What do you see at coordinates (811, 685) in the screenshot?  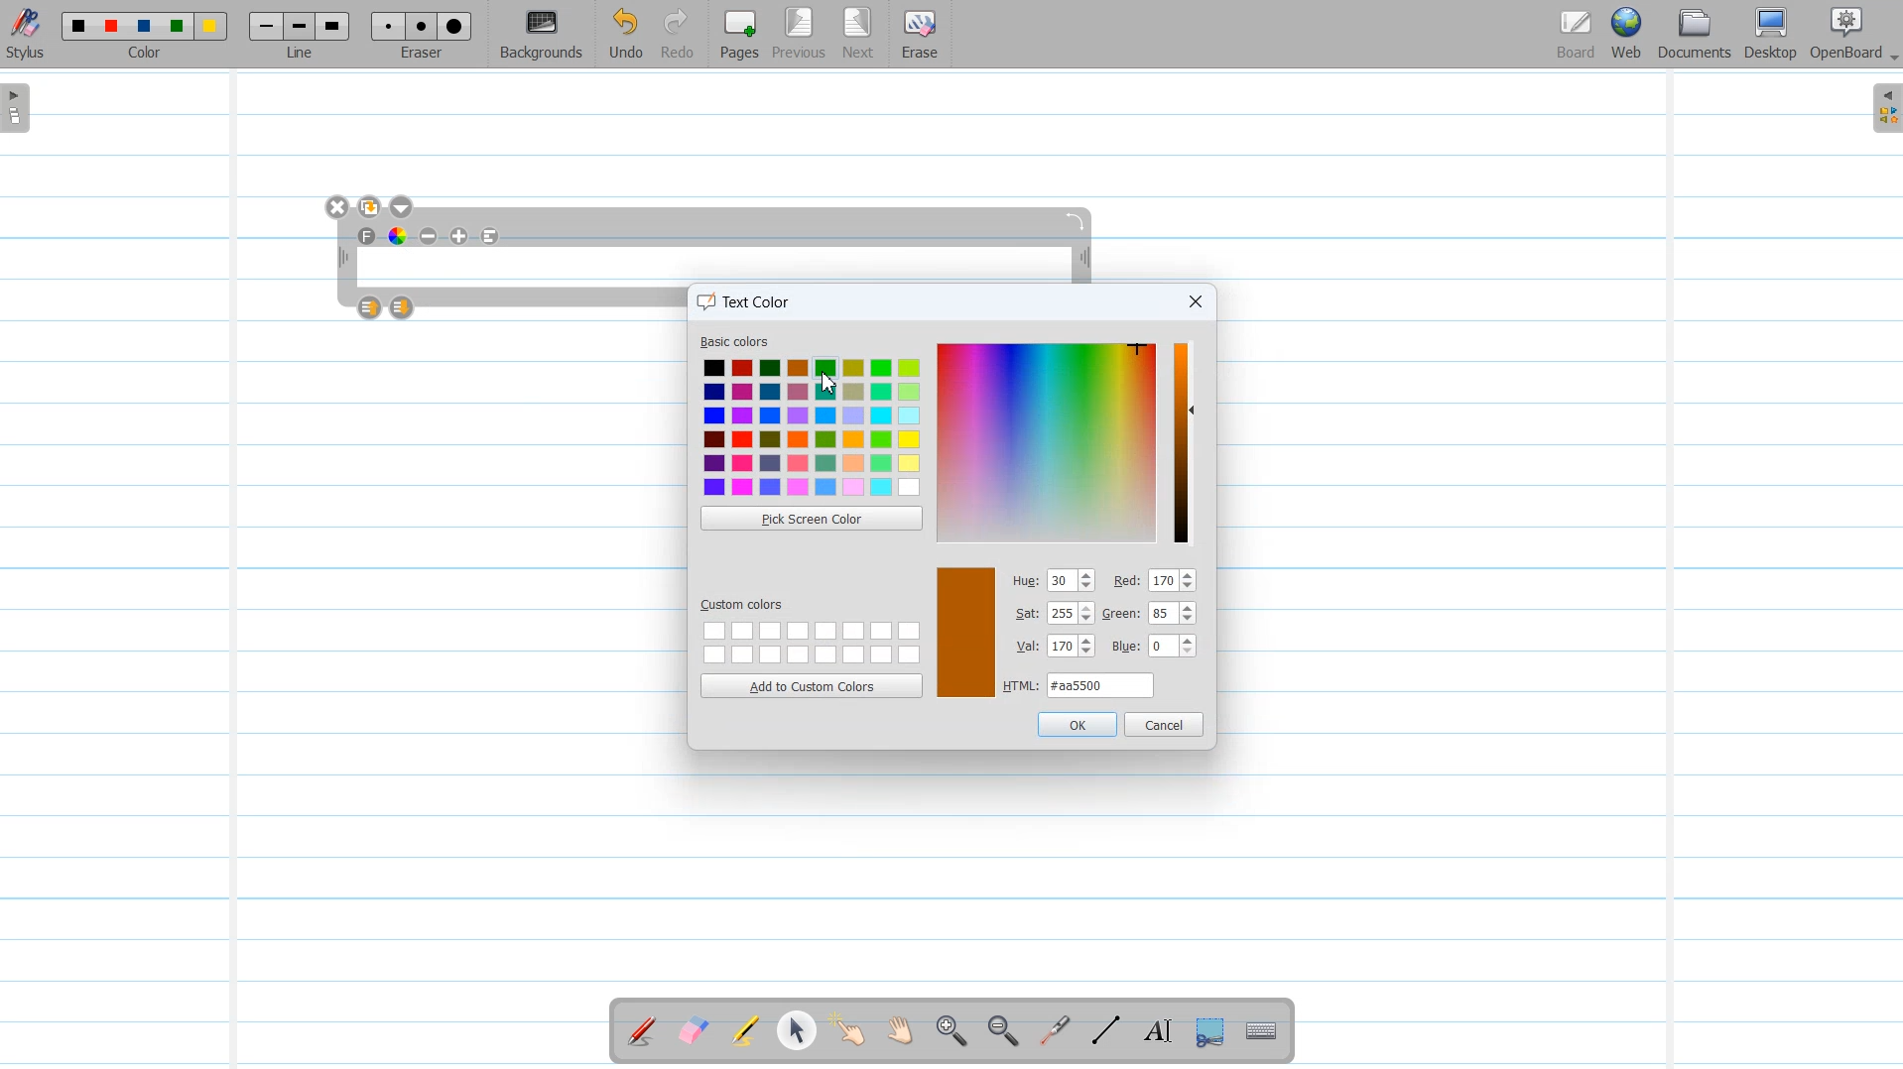 I see `Add to custom colors` at bounding box center [811, 685].